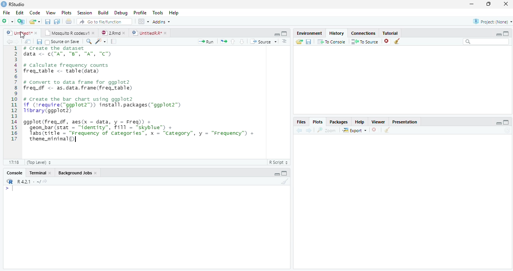 This screenshot has height=271, width=513. Describe the element at coordinates (397, 41) in the screenshot. I see `Clear Console` at that location.